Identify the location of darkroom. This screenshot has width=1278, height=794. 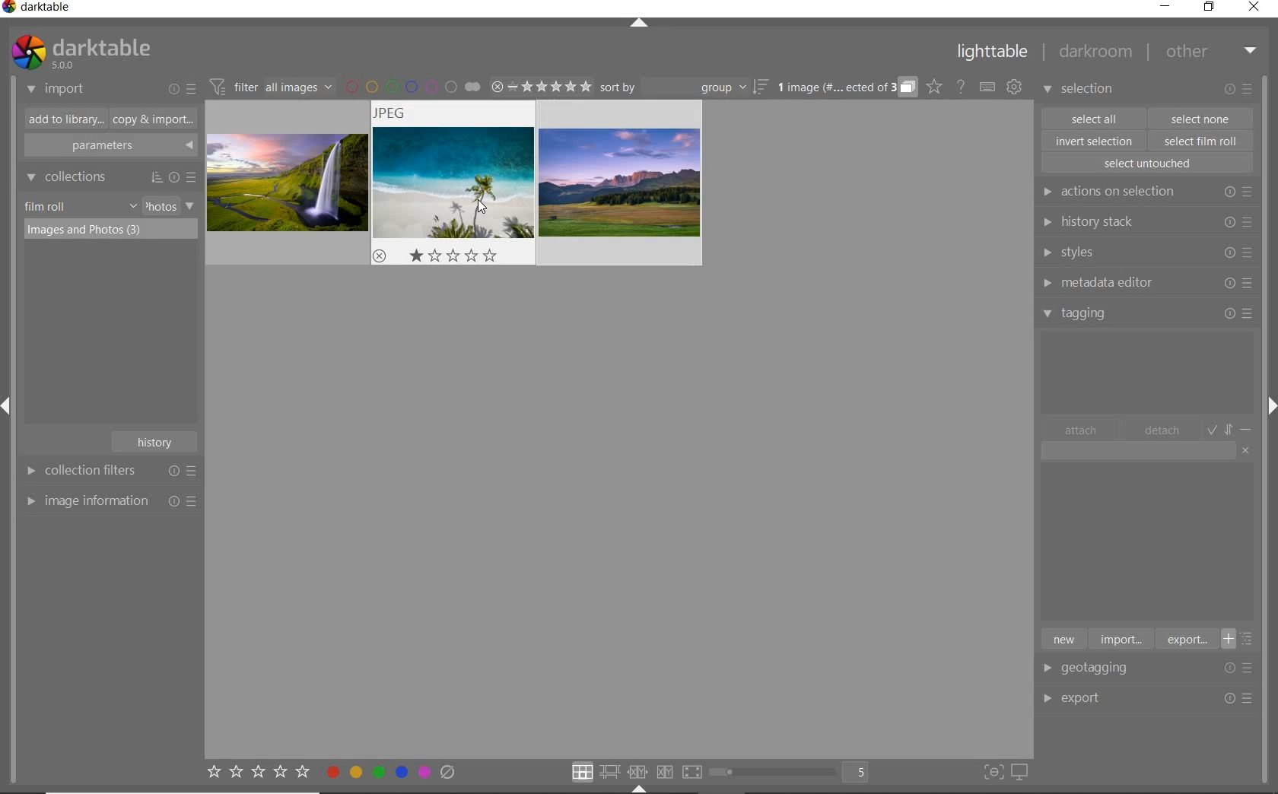
(1096, 54).